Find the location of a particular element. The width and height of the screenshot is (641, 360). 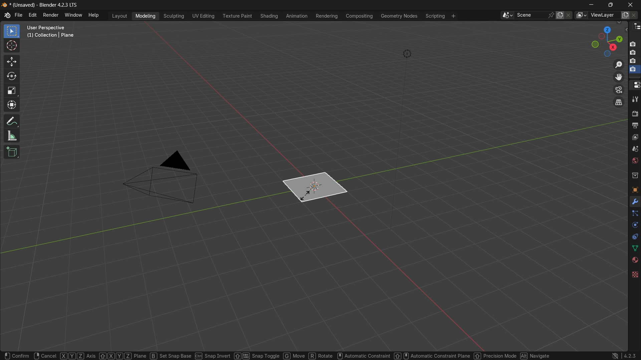

layout is located at coordinates (121, 15).